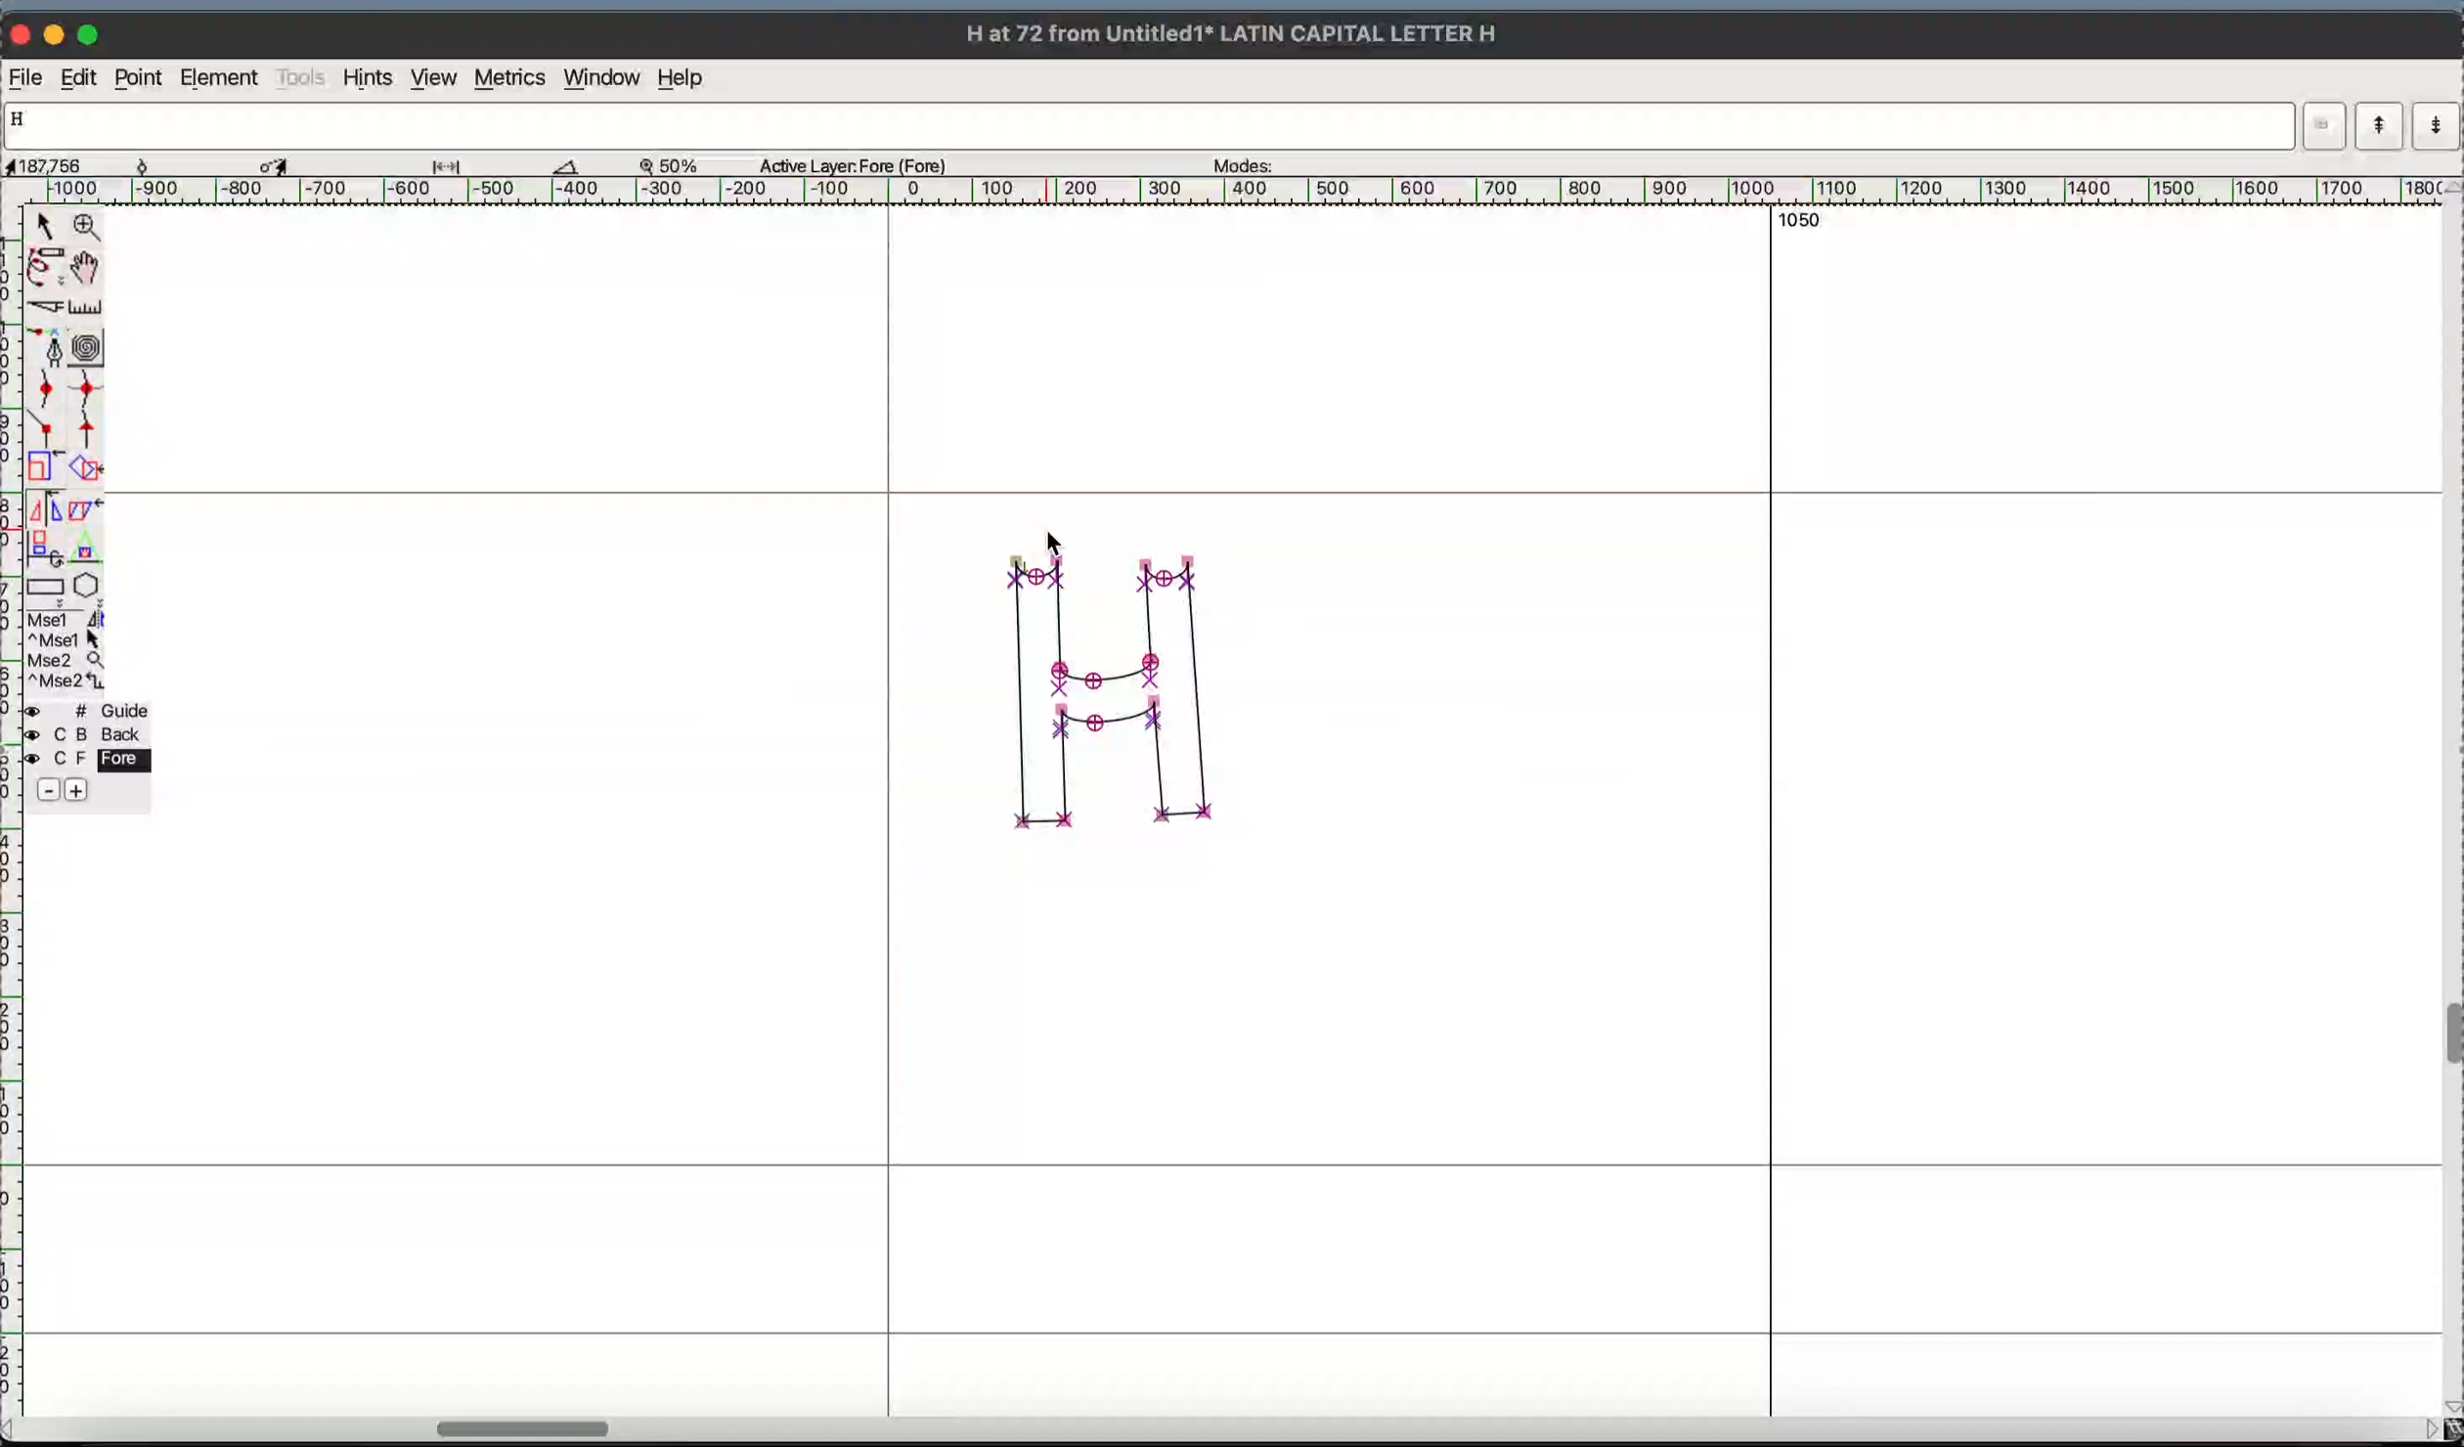 The width and height of the screenshot is (2464, 1447). I want to click on zoom, so click(87, 225).